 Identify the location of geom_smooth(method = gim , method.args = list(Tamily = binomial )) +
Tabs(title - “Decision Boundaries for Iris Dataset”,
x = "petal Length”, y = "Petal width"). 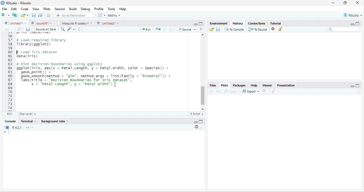
(98, 81).